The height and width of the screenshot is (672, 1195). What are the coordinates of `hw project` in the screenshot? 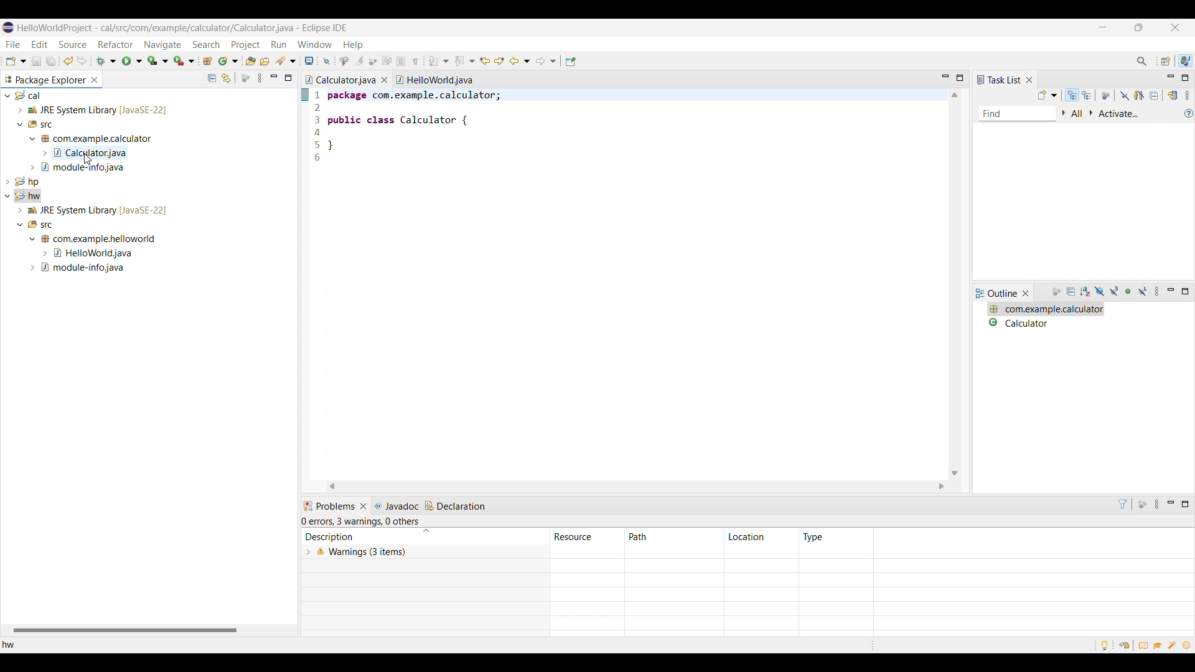 It's located at (146, 232).